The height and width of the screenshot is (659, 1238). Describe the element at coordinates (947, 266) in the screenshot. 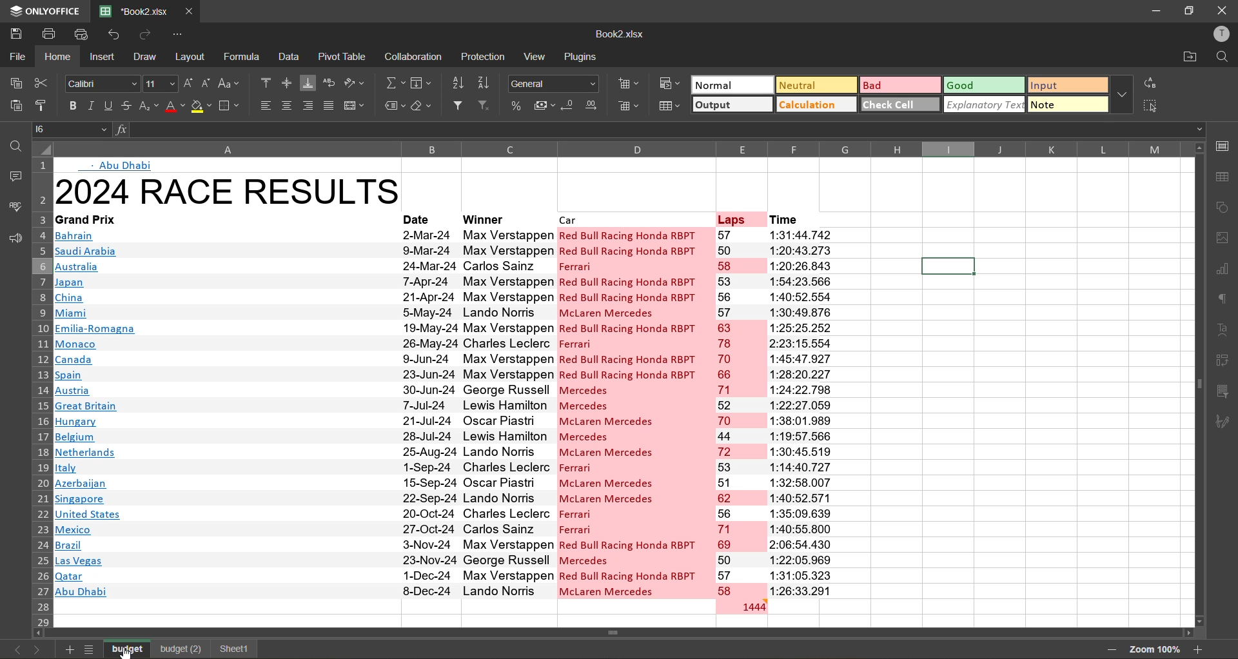

I see `selected cell` at that location.